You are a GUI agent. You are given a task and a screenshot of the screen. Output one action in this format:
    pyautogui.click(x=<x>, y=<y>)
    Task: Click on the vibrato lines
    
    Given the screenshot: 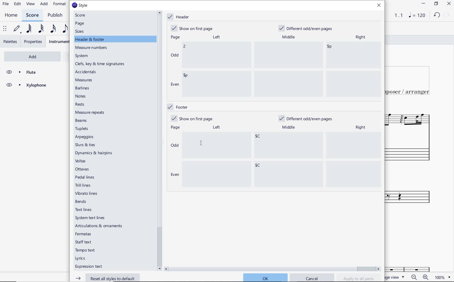 What is the action you would take?
    pyautogui.click(x=88, y=194)
    